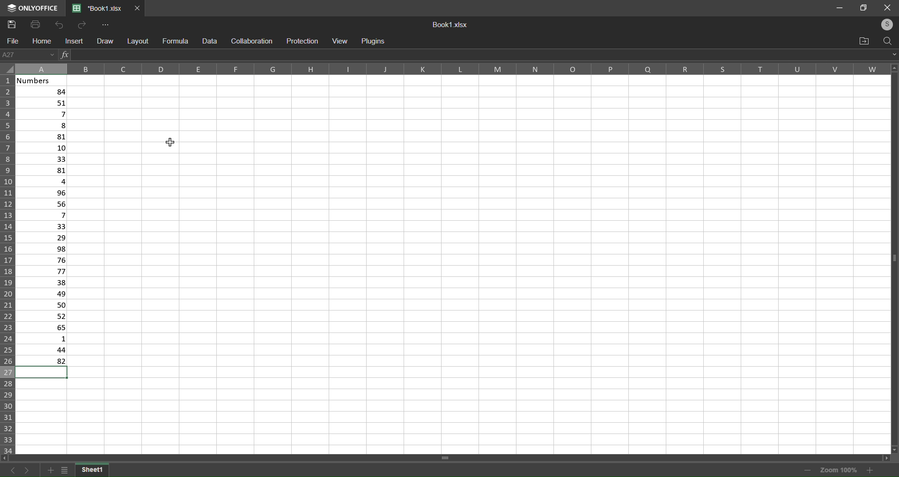  I want to click on Row label, so click(8, 264).